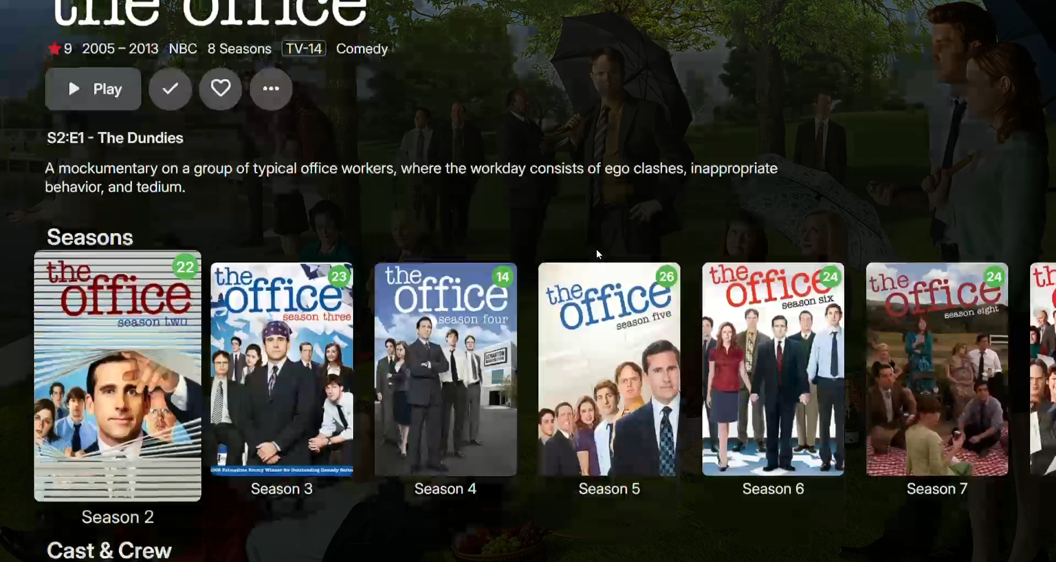  What do you see at coordinates (287, 392) in the screenshot?
I see `Season 3` at bounding box center [287, 392].